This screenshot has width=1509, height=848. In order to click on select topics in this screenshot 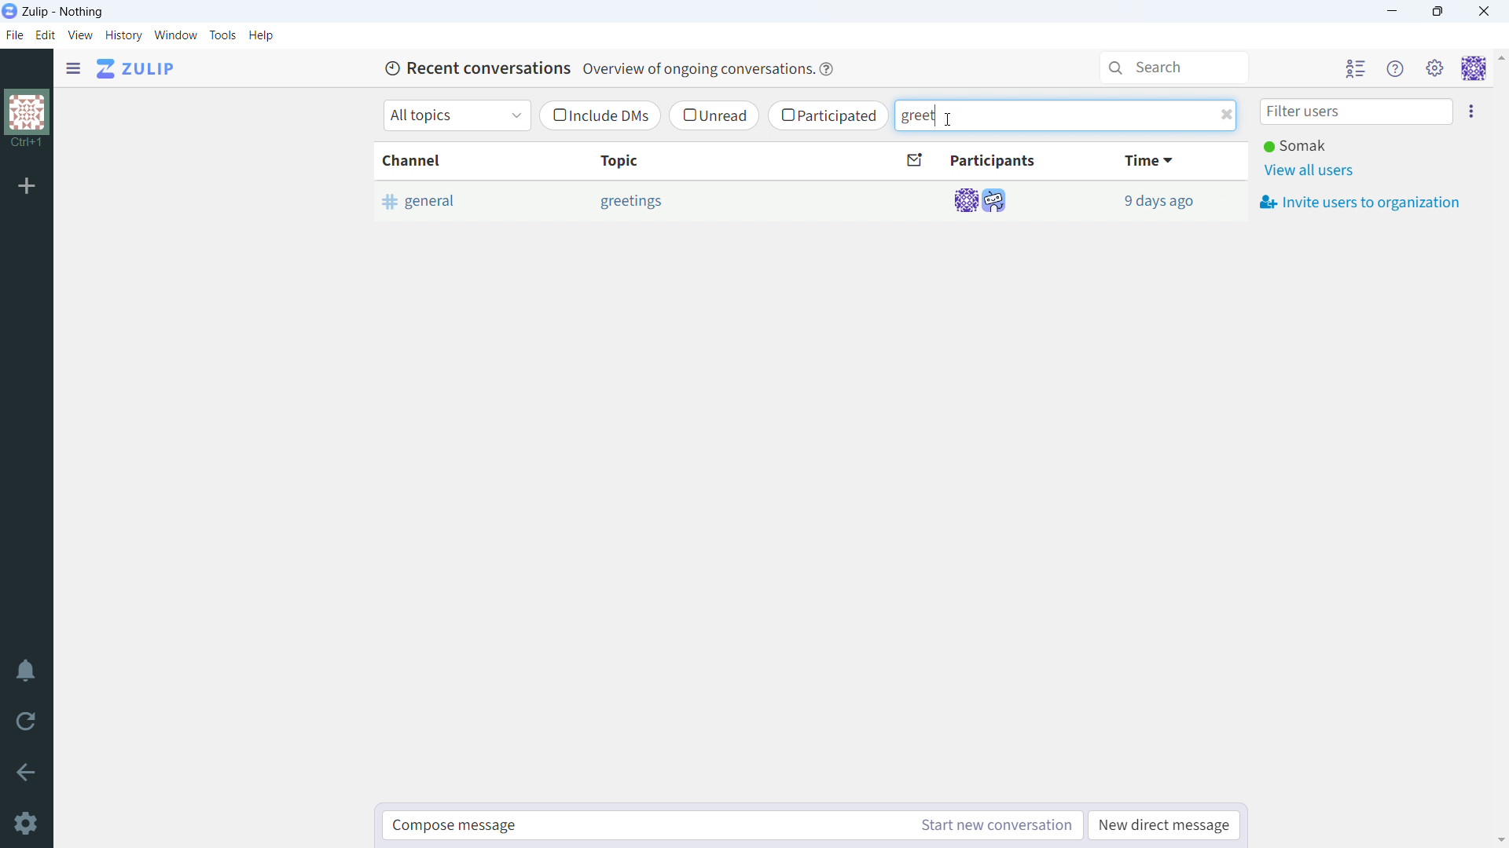, I will do `click(457, 115)`.